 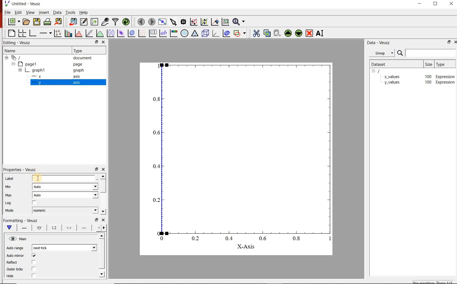 What do you see at coordinates (35, 202) in the screenshot?
I see `checkbox` at bounding box center [35, 202].